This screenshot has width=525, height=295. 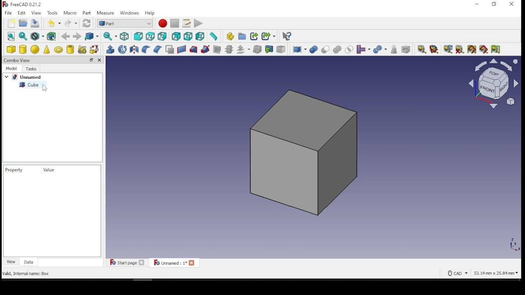 I want to click on draw style, so click(x=38, y=36).